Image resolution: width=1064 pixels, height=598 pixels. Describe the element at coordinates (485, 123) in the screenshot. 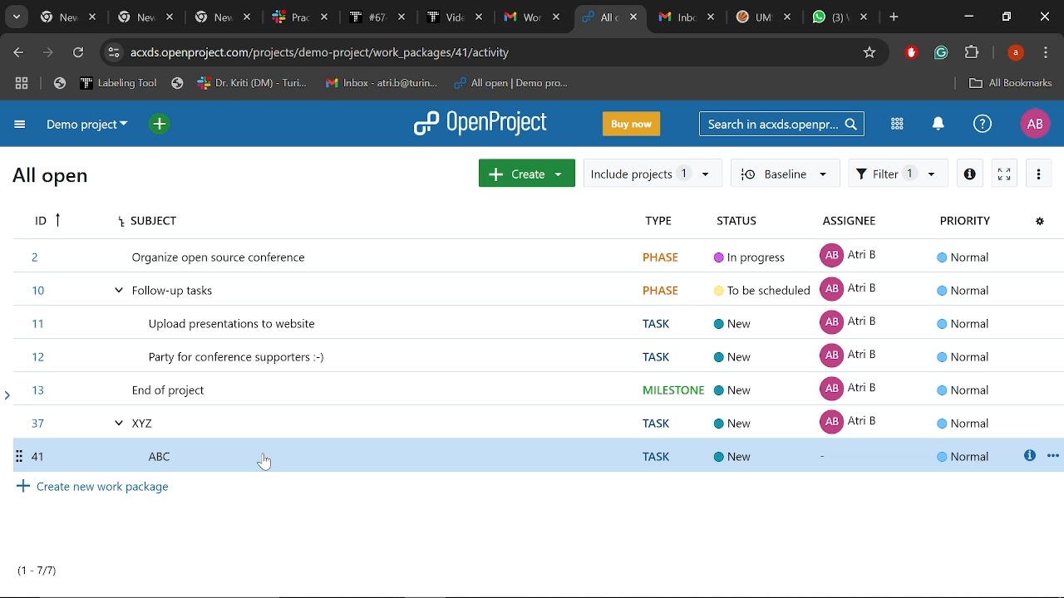

I see `Open project logo` at that location.